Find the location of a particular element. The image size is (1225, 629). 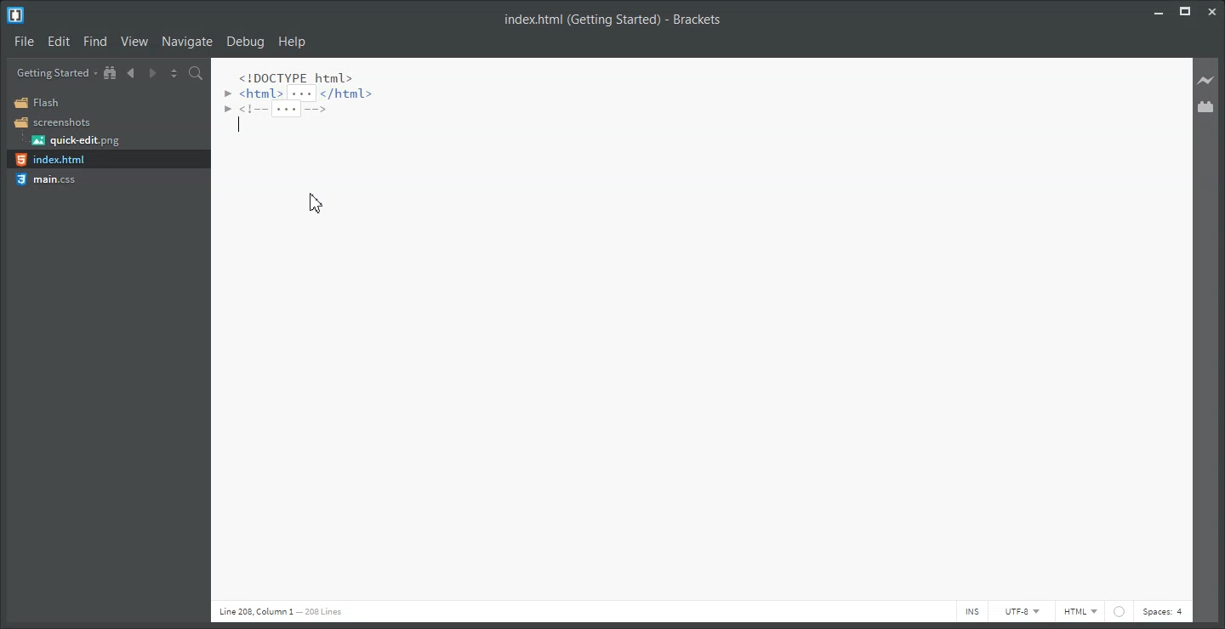

Edit is located at coordinates (60, 41).